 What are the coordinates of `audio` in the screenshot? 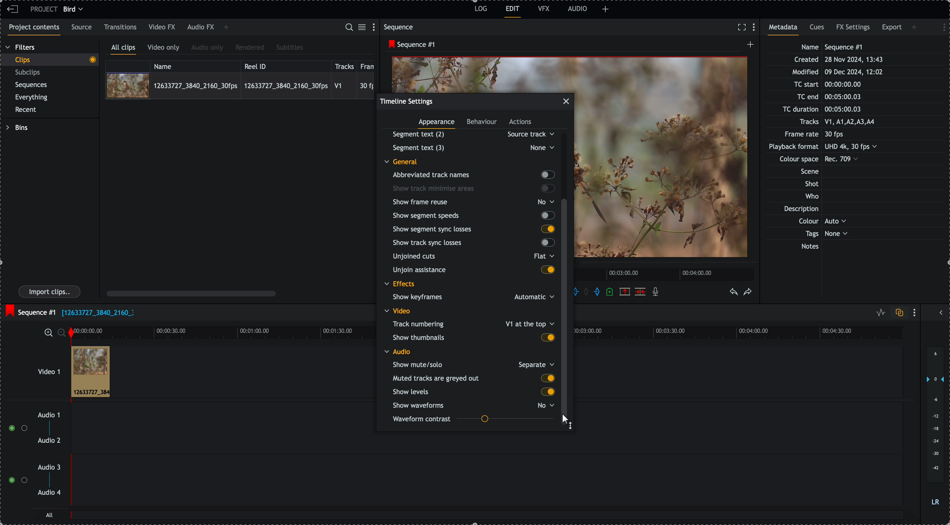 It's located at (398, 351).